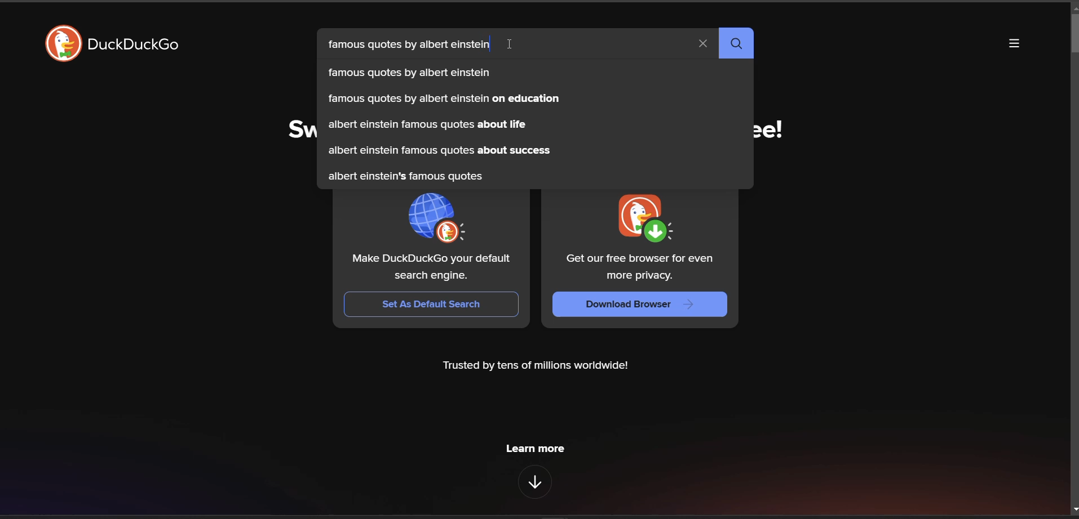 The width and height of the screenshot is (1079, 519). Describe the element at coordinates (432, 304) in the screenshot. I see `set as Default Search` at that location.